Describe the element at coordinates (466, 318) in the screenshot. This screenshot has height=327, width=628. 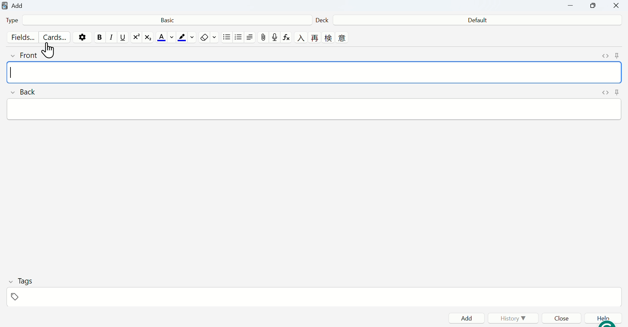
I see `Add` at that location.